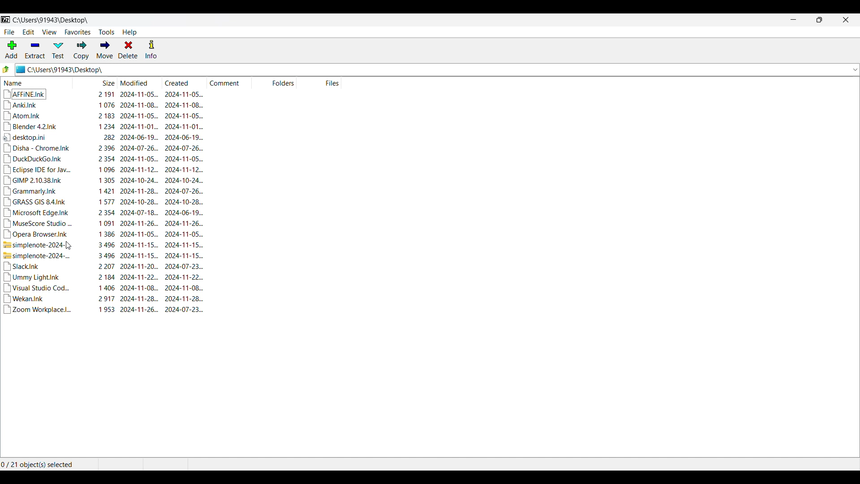 The width and height of the screenshot is (860, 484). Describe the element at coordinates (104, 148) in the screenshot. I see `Disha - Chrome.Ink 2396 2024-07-26... 2024-07-26.` at that location.